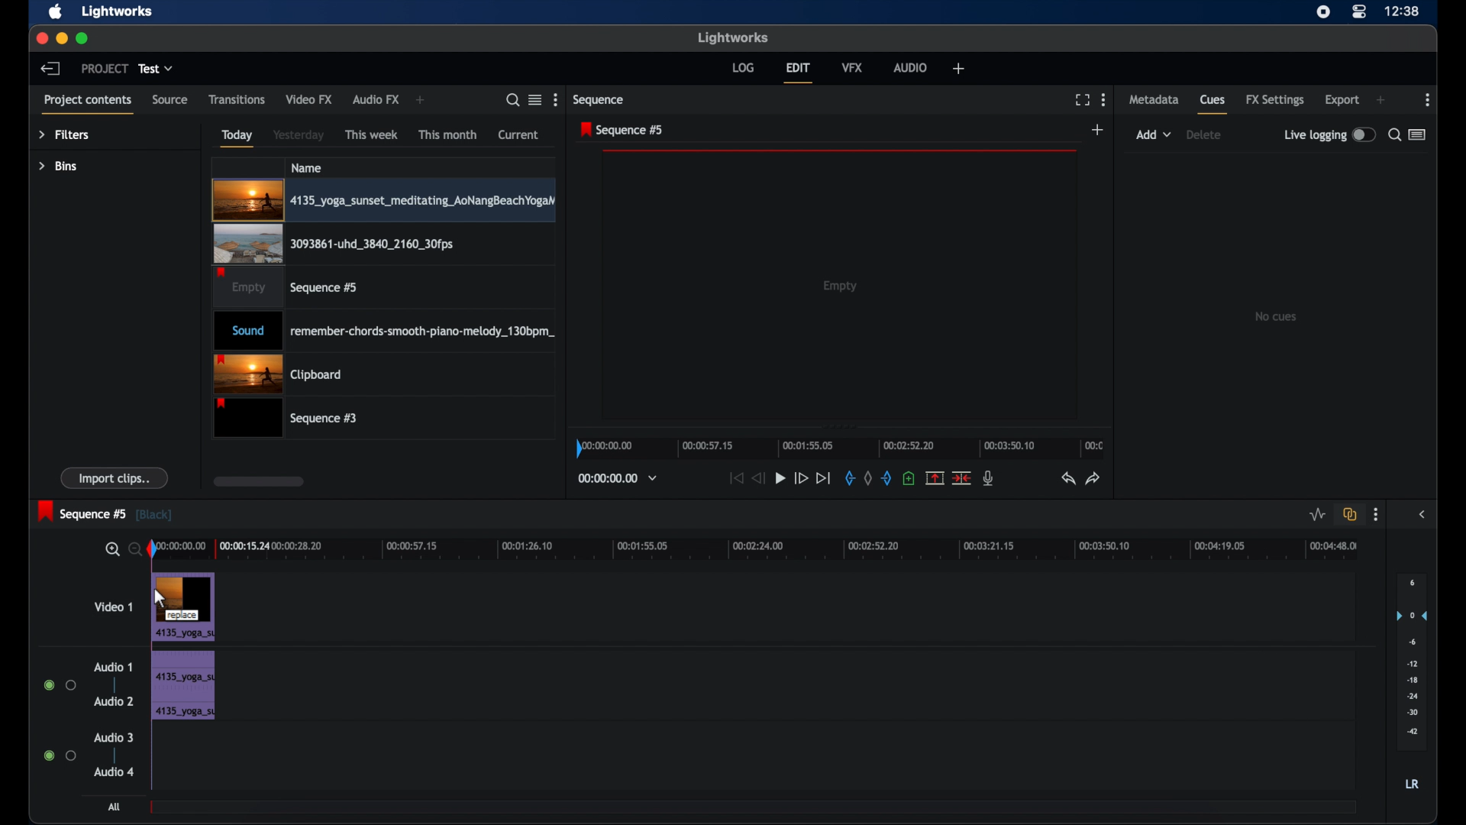  I want to click on transitions, so click(237, 100).